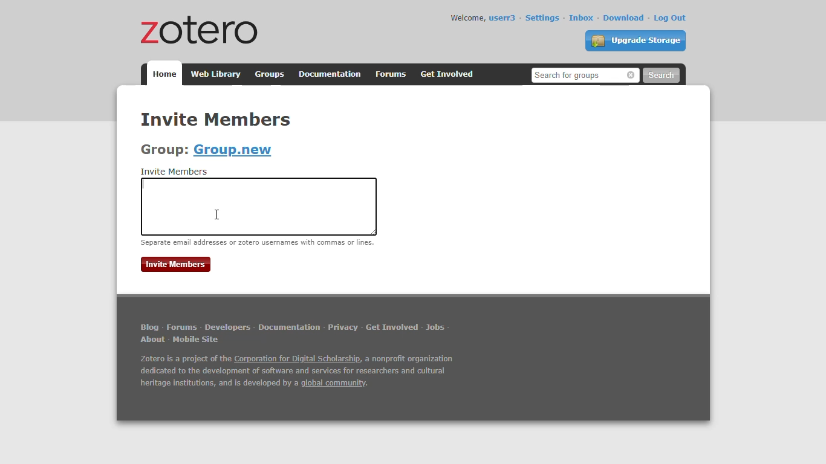 The height and width of the screenshot is (464, 826). I want to click on typing, so click(145, 185).